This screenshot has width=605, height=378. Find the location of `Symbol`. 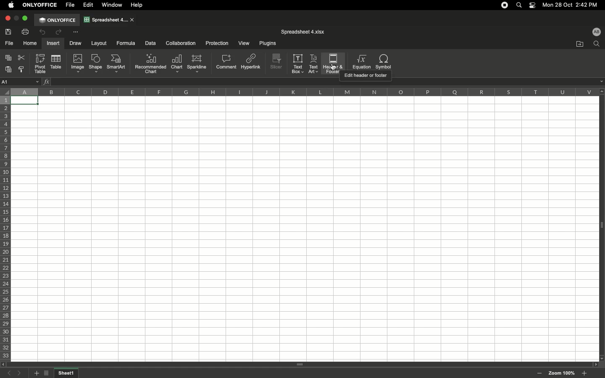

Symbol is located at coordinates (384, 61).